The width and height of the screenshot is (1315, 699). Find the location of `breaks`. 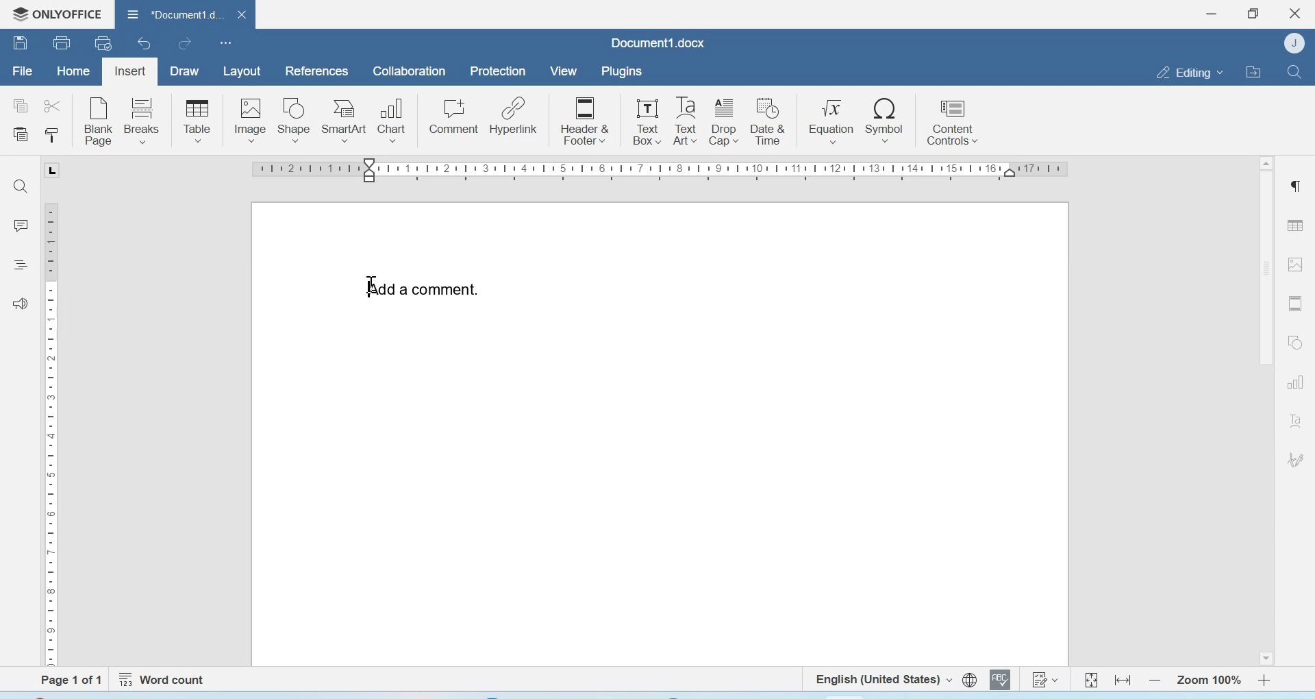

breaks is located at coordinates (142, 119).